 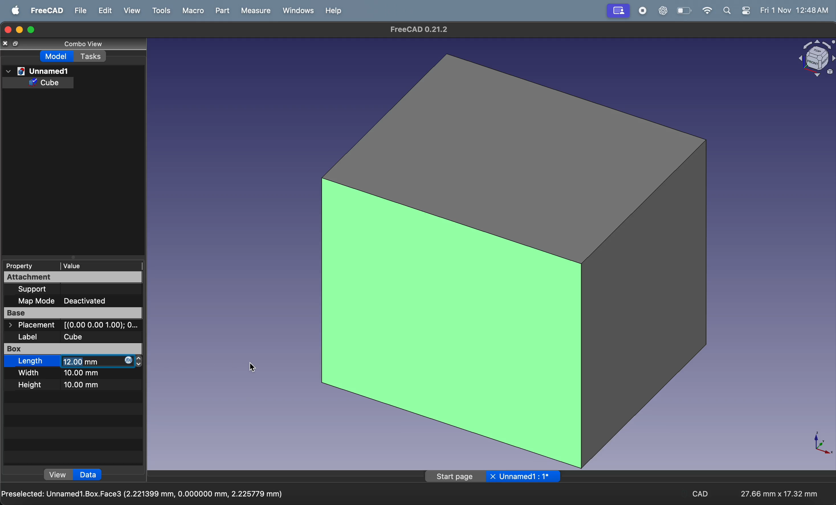 I want to click on attachment, so click(x=69, y=277).